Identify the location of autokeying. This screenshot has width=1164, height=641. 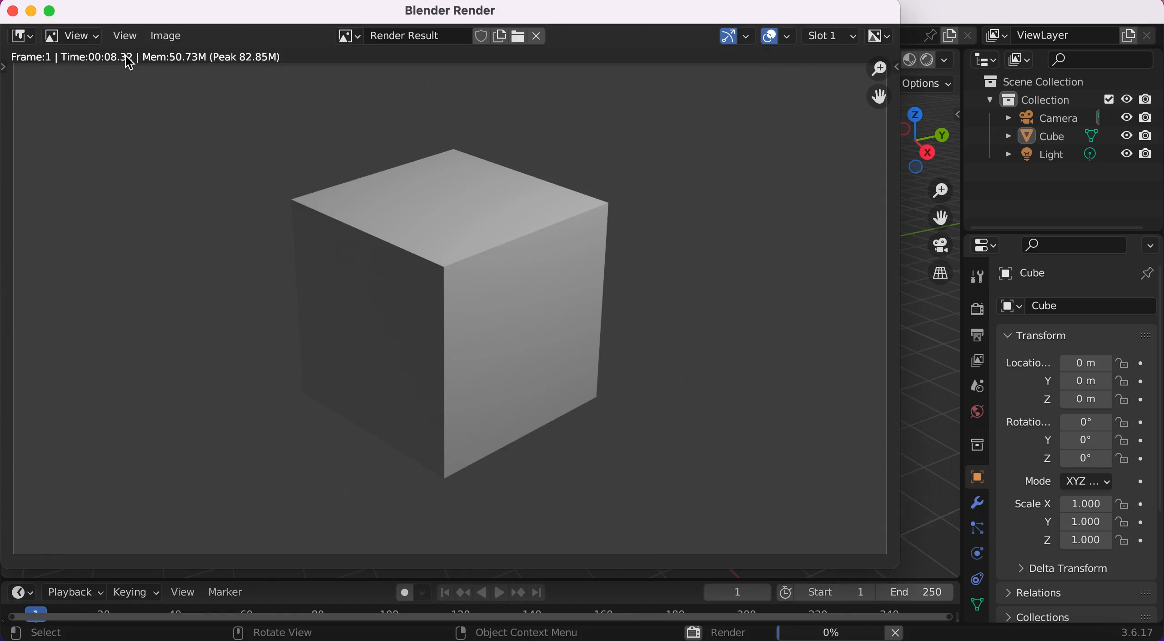
(396, 593).